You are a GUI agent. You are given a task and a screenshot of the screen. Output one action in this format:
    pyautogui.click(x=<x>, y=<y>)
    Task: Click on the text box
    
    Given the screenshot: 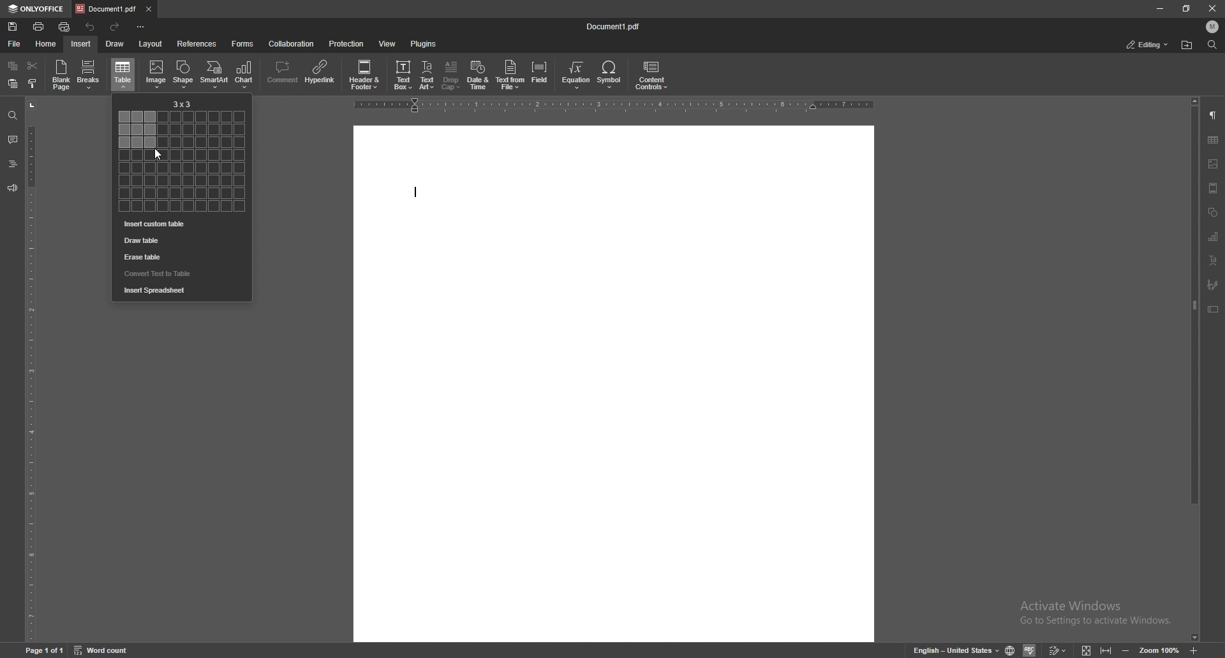 What is the action you would take?
    pyautogui.click(x=402, y=76)
    